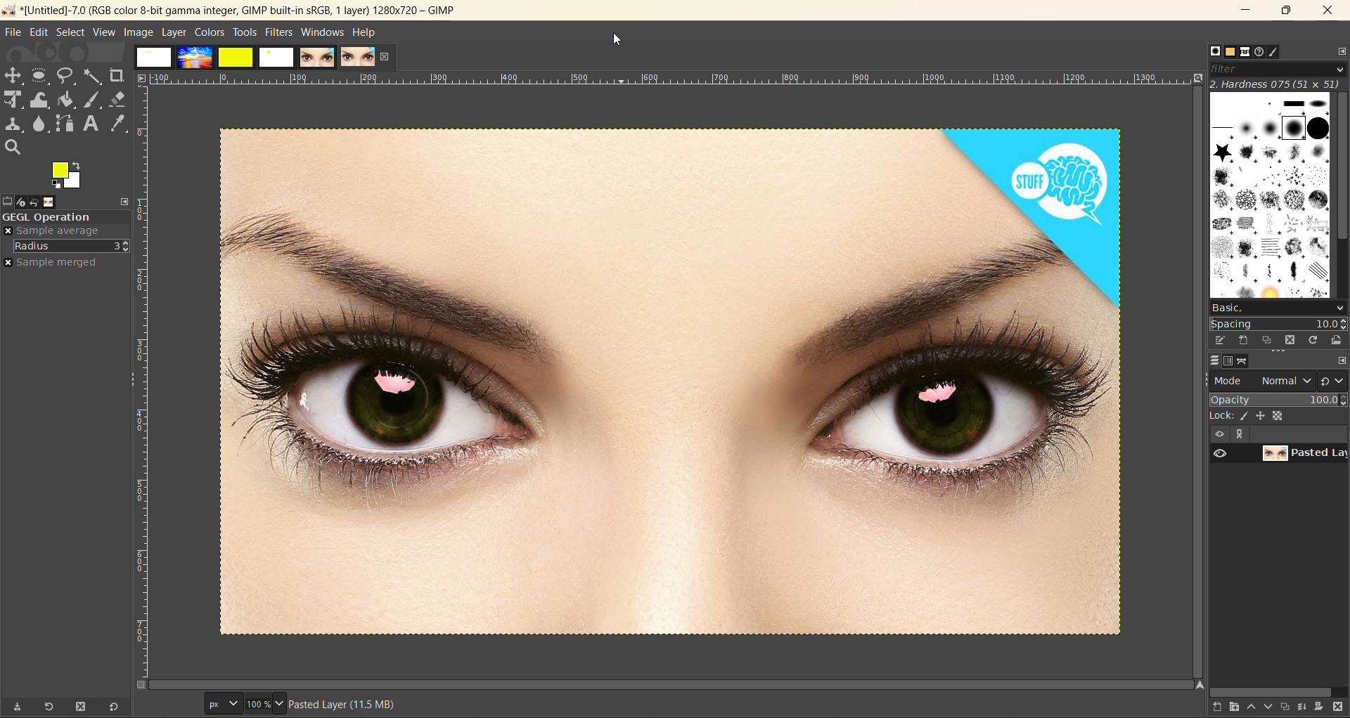 The width and height of the screenshot is (1350, 718). What do you see at coordinates (102, 33) in the screenshot?
I see `view` at bounding box center [102, 33].